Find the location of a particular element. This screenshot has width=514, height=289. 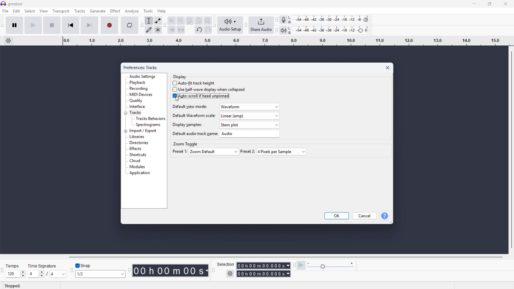

redo is located at coordinates (208, 30).